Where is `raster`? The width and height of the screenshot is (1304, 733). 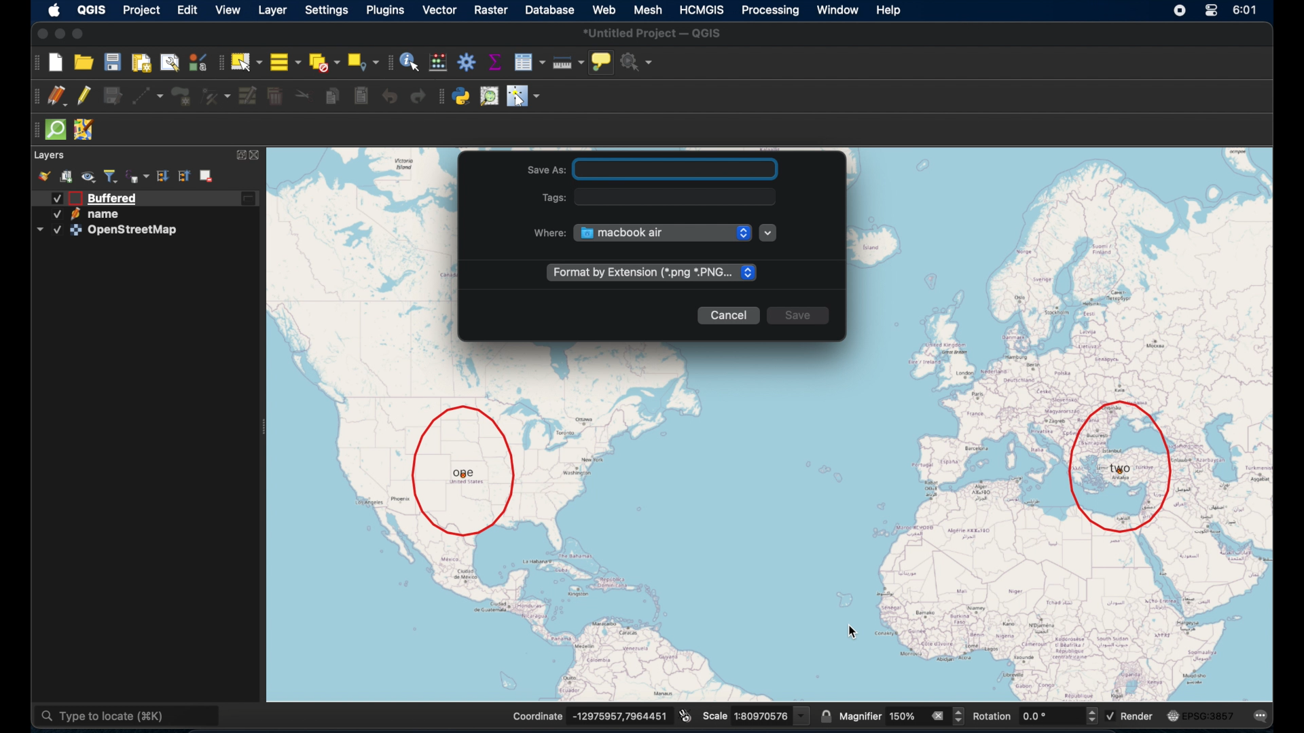
raster is located at coordinates (492, 10).